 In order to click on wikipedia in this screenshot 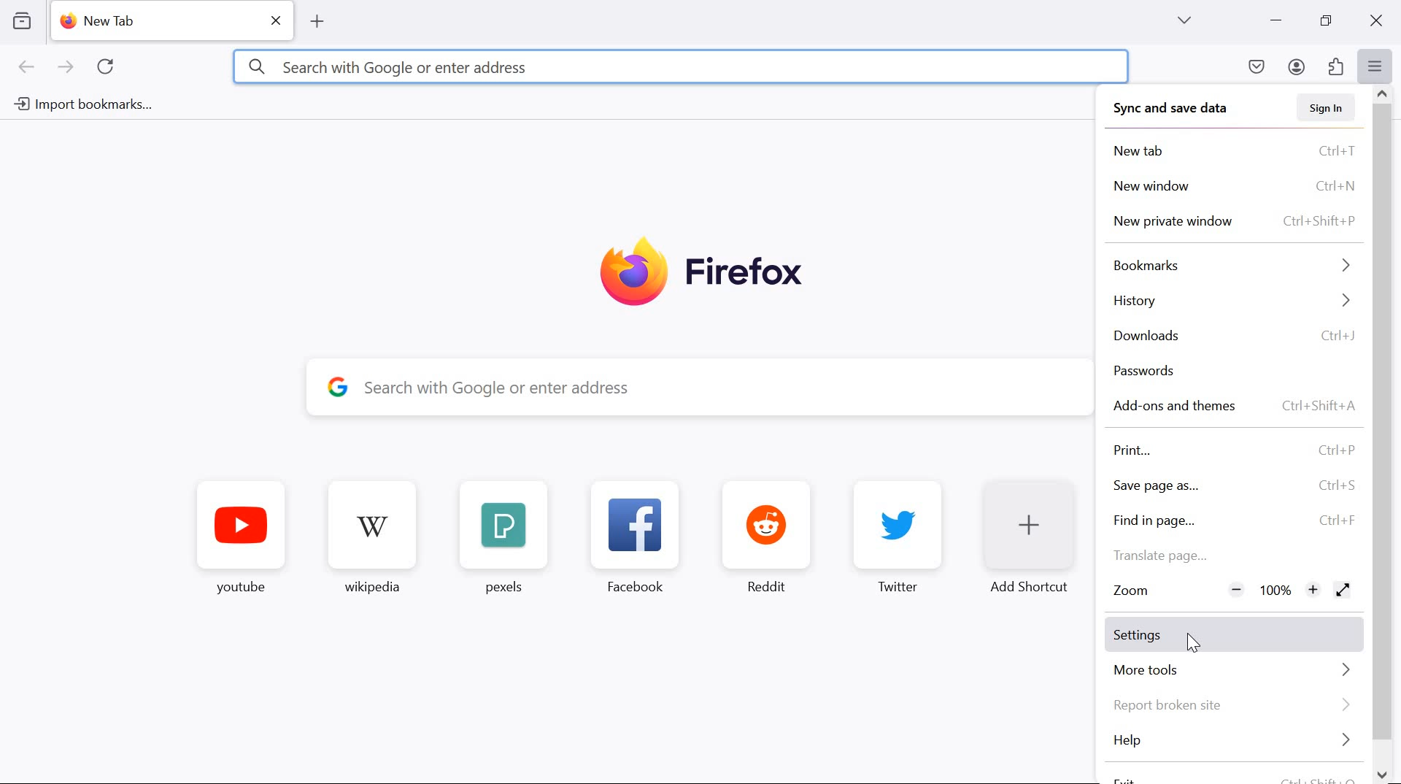, I will do `click(374, 532)`.